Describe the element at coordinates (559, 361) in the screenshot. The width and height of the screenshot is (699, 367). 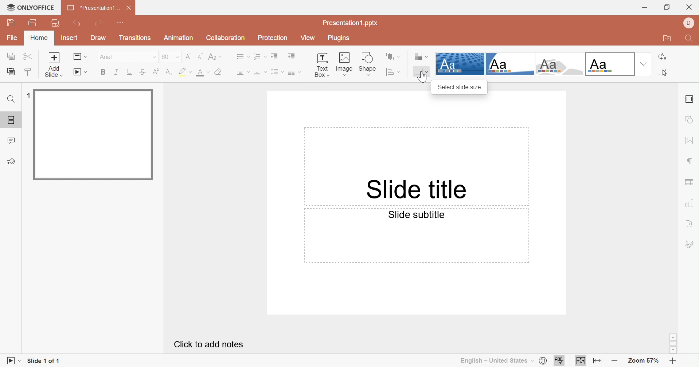
I see `Spell checking` at that location.